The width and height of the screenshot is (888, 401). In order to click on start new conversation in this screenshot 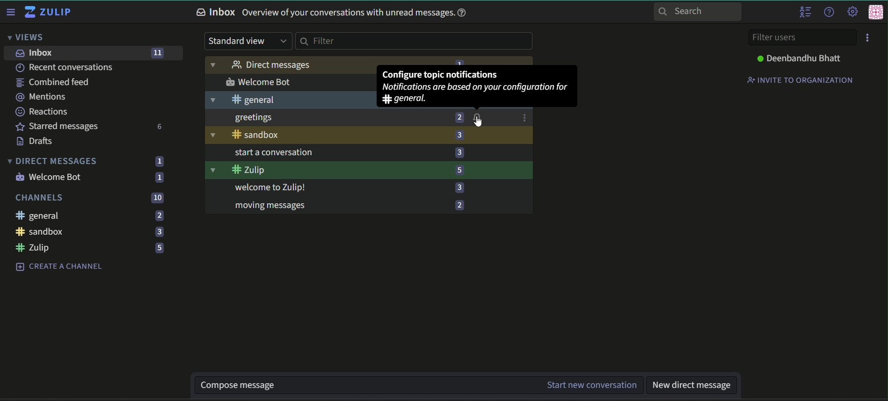, I will do `click(590, 385)`.